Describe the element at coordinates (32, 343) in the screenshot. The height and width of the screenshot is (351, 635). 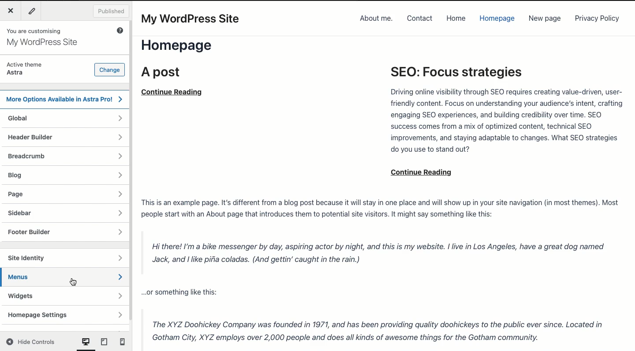
I see `Hide controls` at that location.